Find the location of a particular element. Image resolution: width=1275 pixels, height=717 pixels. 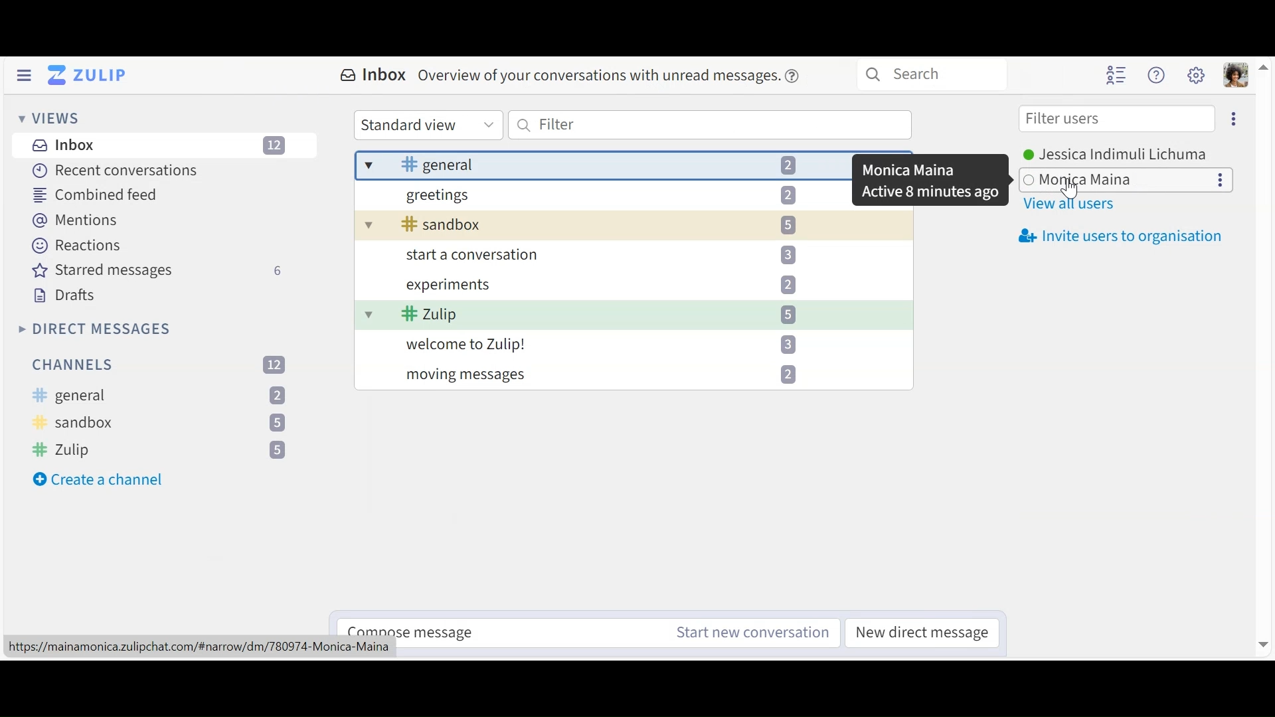

Compose messages is located at coordinates (501, 629).